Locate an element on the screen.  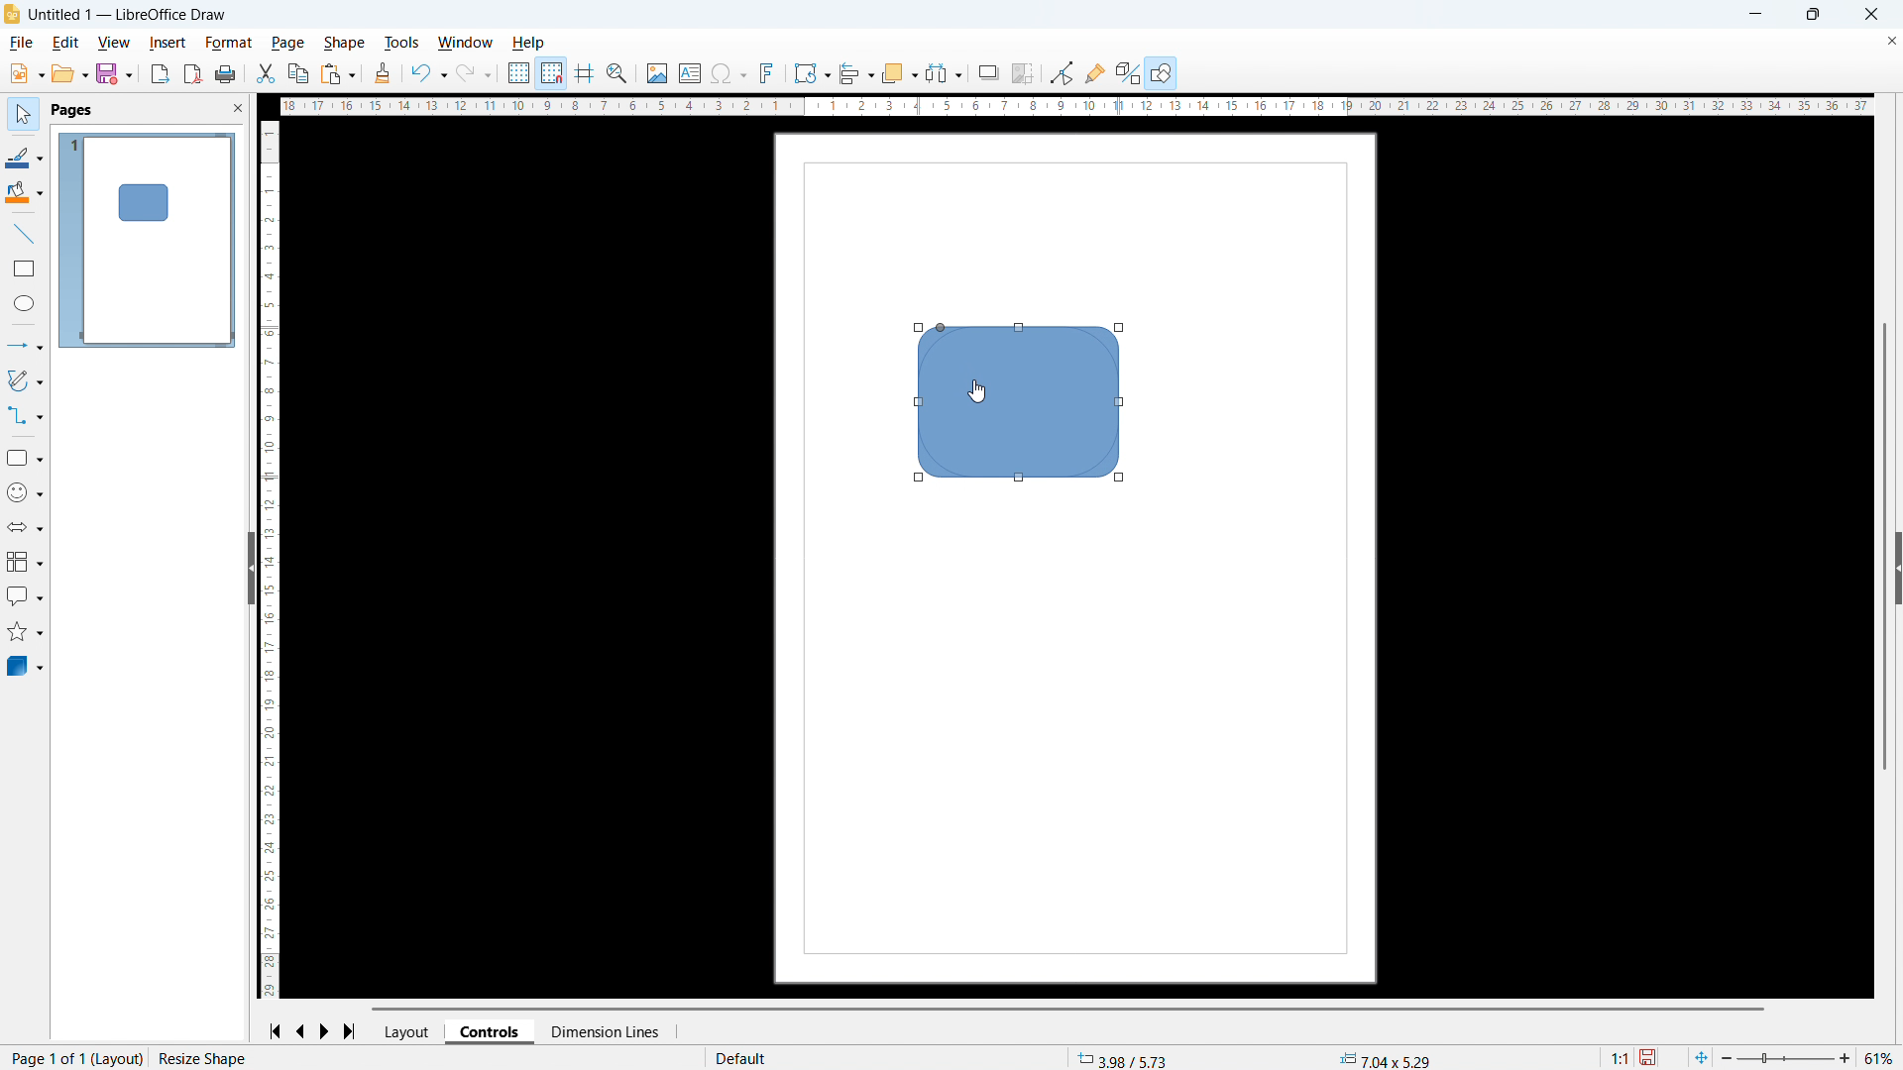
Format  is located at coordinates (229, 44).